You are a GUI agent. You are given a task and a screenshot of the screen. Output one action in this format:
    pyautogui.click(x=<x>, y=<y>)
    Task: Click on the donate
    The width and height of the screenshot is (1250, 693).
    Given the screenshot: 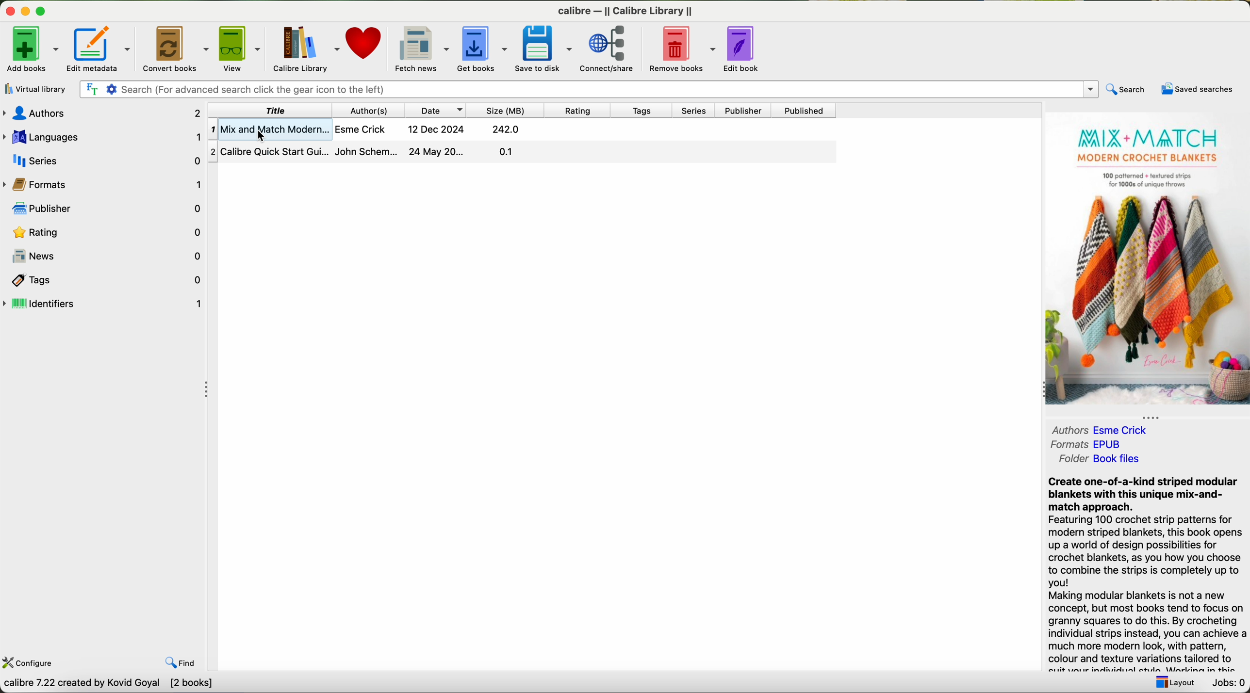 What is the action you would take?
    pyautogui.click(x=365, y=42)
    